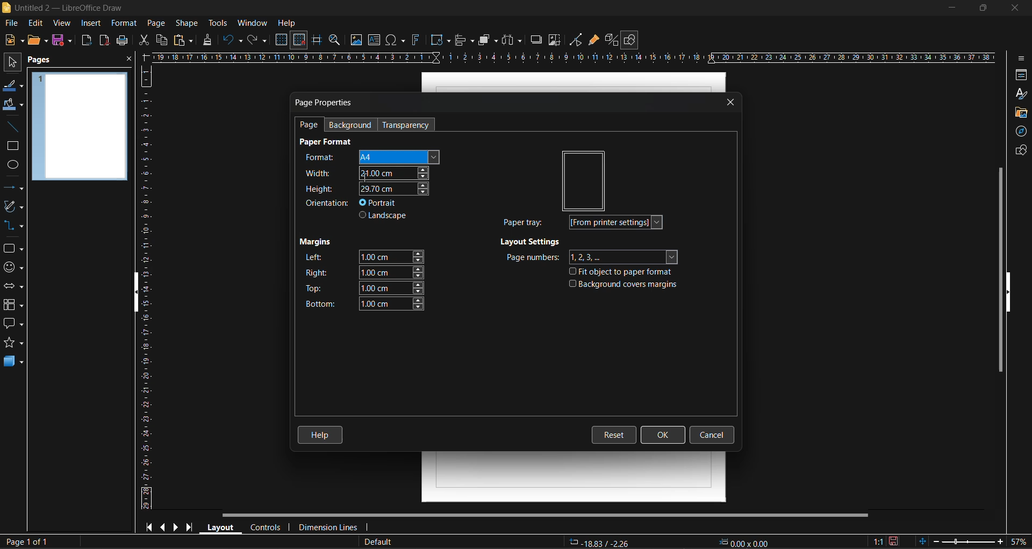 Image resolution: width=1032 pixels, height=549 pixels. Describe the element at coordinates (408, 125) in the screenshot. I see `transparency` at that location.